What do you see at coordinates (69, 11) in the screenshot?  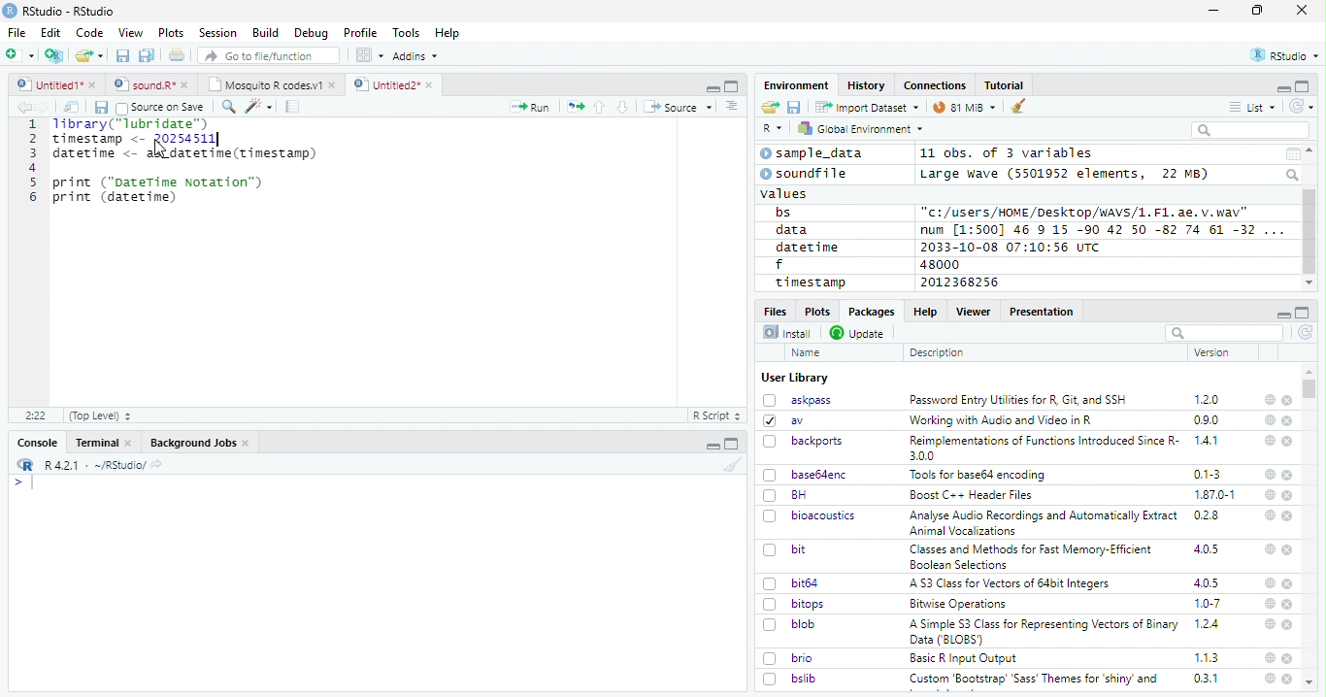 I see `RStudio - RStudio` at bounding box center [69, 11].